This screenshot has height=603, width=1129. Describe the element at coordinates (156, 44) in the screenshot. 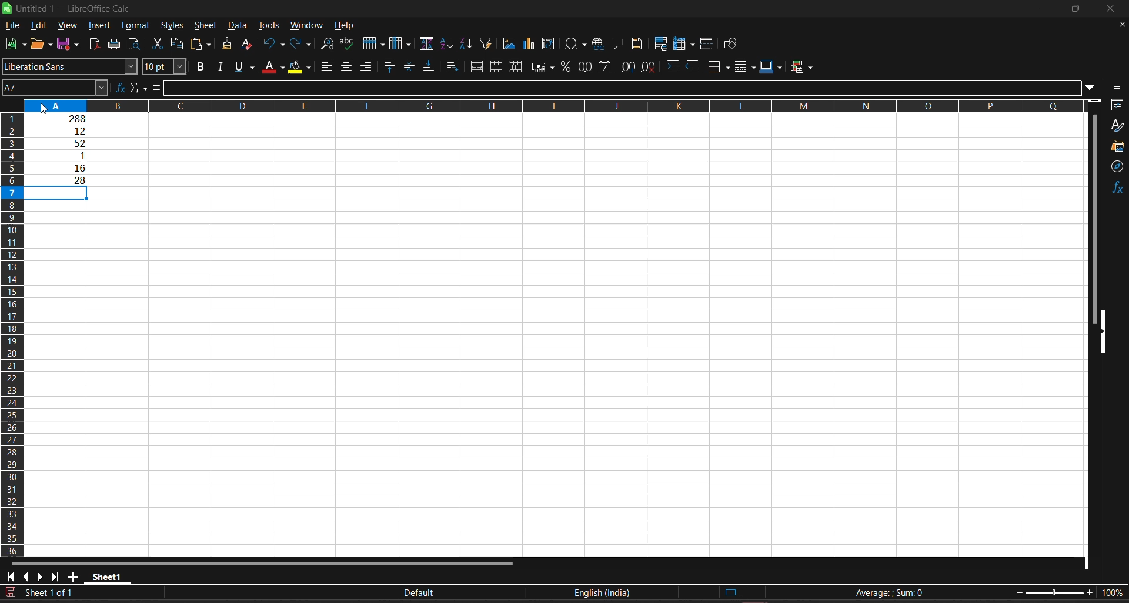

I see `cut` at that location.